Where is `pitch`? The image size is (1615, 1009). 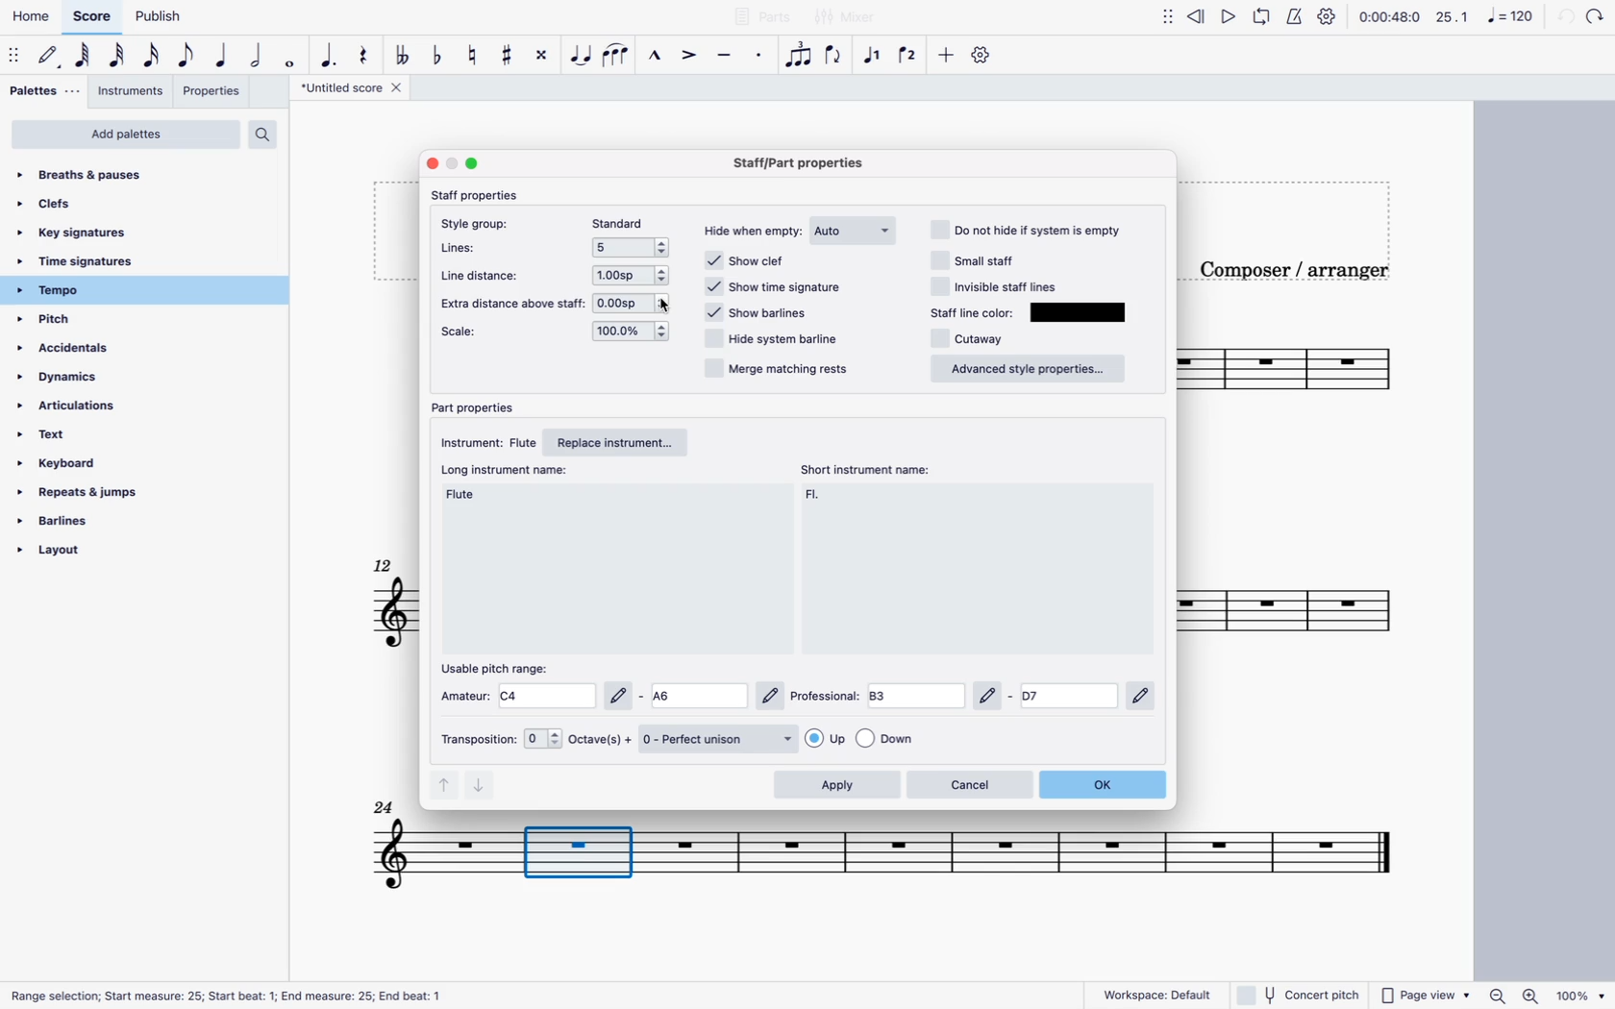
pitch is located at coordinates (76, 321).